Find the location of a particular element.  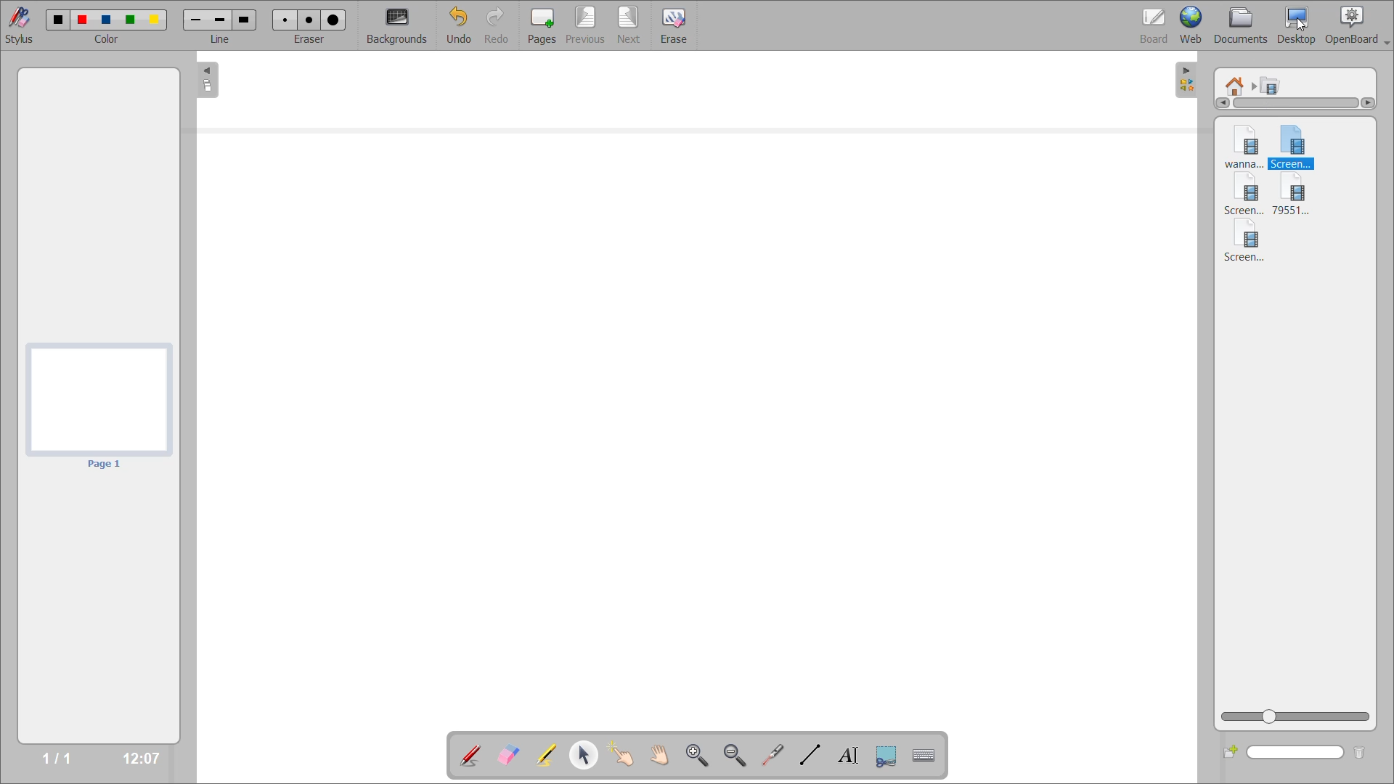

Small eraser is located at coordinates (286, 20).